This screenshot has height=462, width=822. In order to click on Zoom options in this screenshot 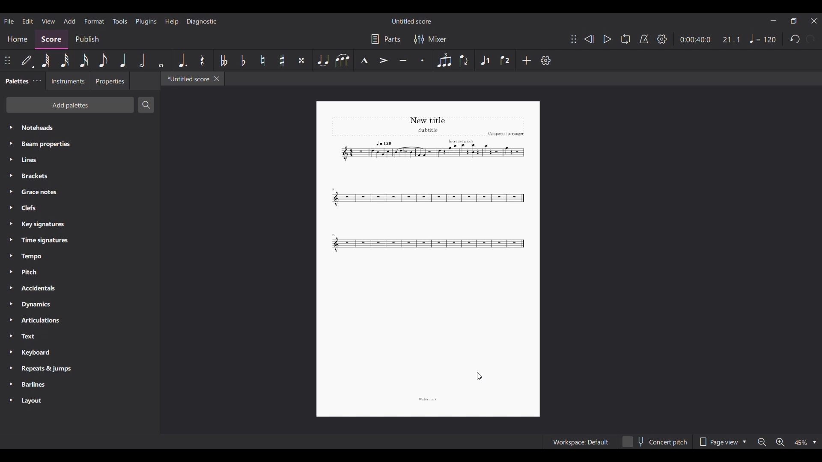, I will do `click(805, 442)`.